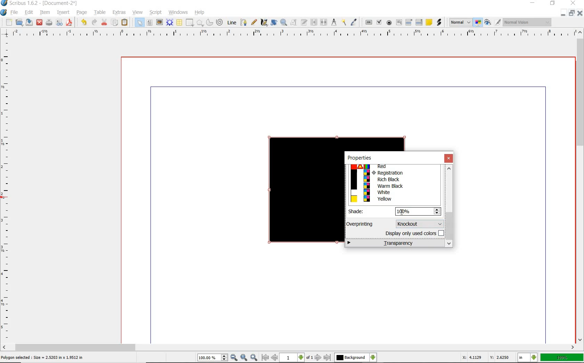 This screenshot has width=584, height=363. Describe the element at coordinates (274, 22) in the screenshot. I see `rotate item` at that location.